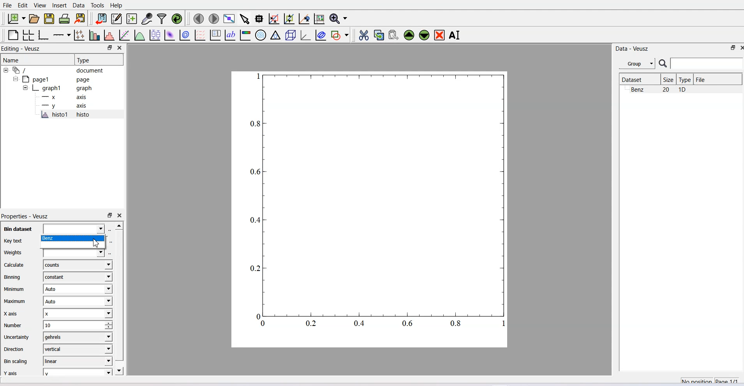 The width and height of the screenshot is (744, 386). Describe the element at coordinates (72, 238) in the screenshot. I see `Benz` at that location.